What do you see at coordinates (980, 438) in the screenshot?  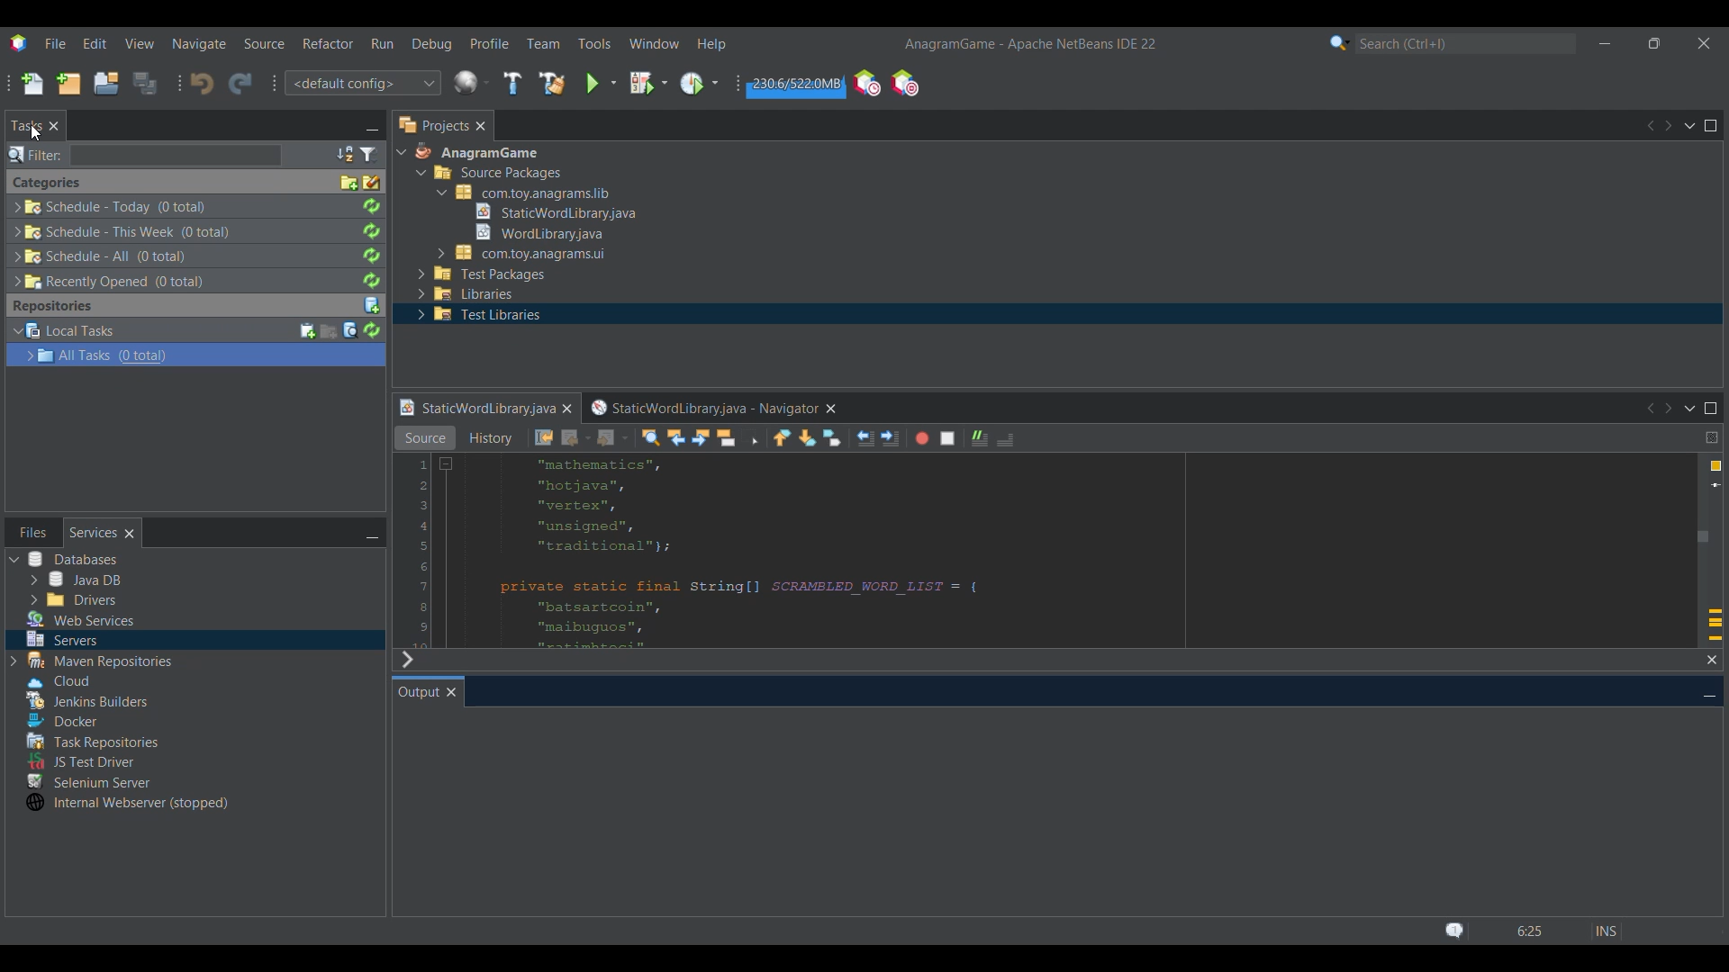 I see `Comment` at bounding box center [980, 438].